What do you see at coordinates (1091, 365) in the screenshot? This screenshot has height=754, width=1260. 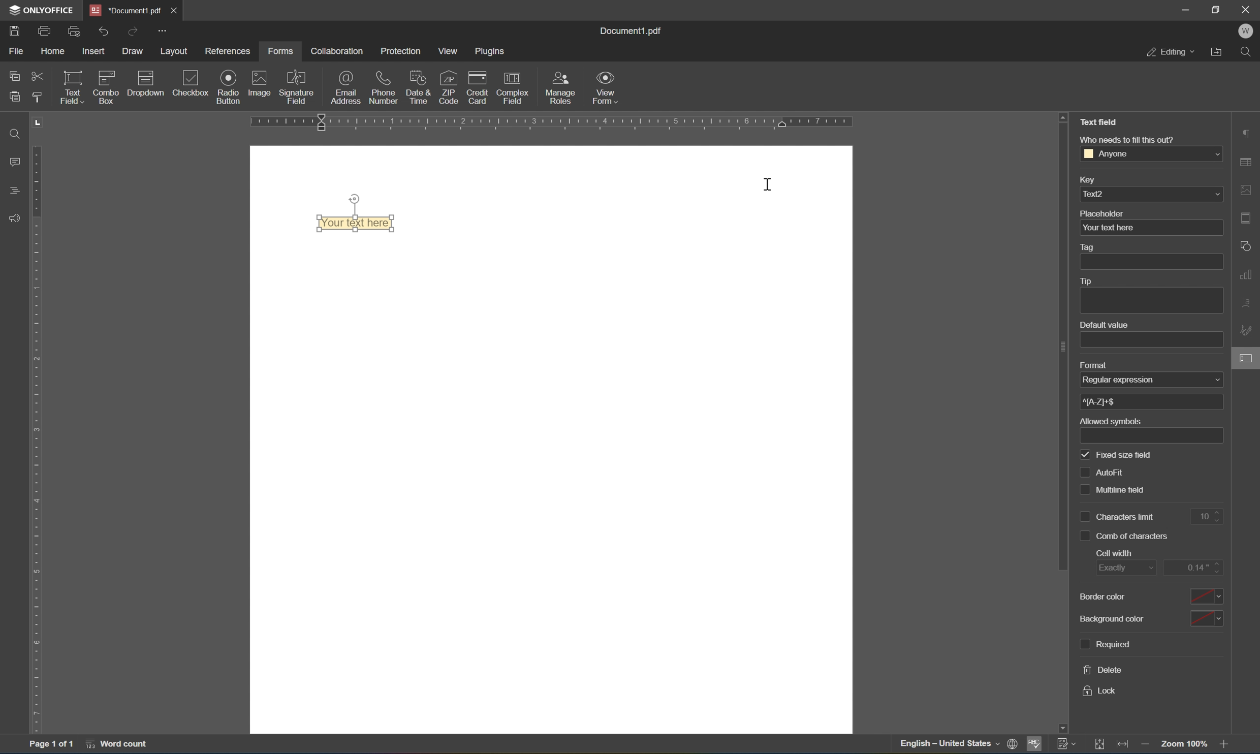 I see `format` at bounding box center [1091, 365].